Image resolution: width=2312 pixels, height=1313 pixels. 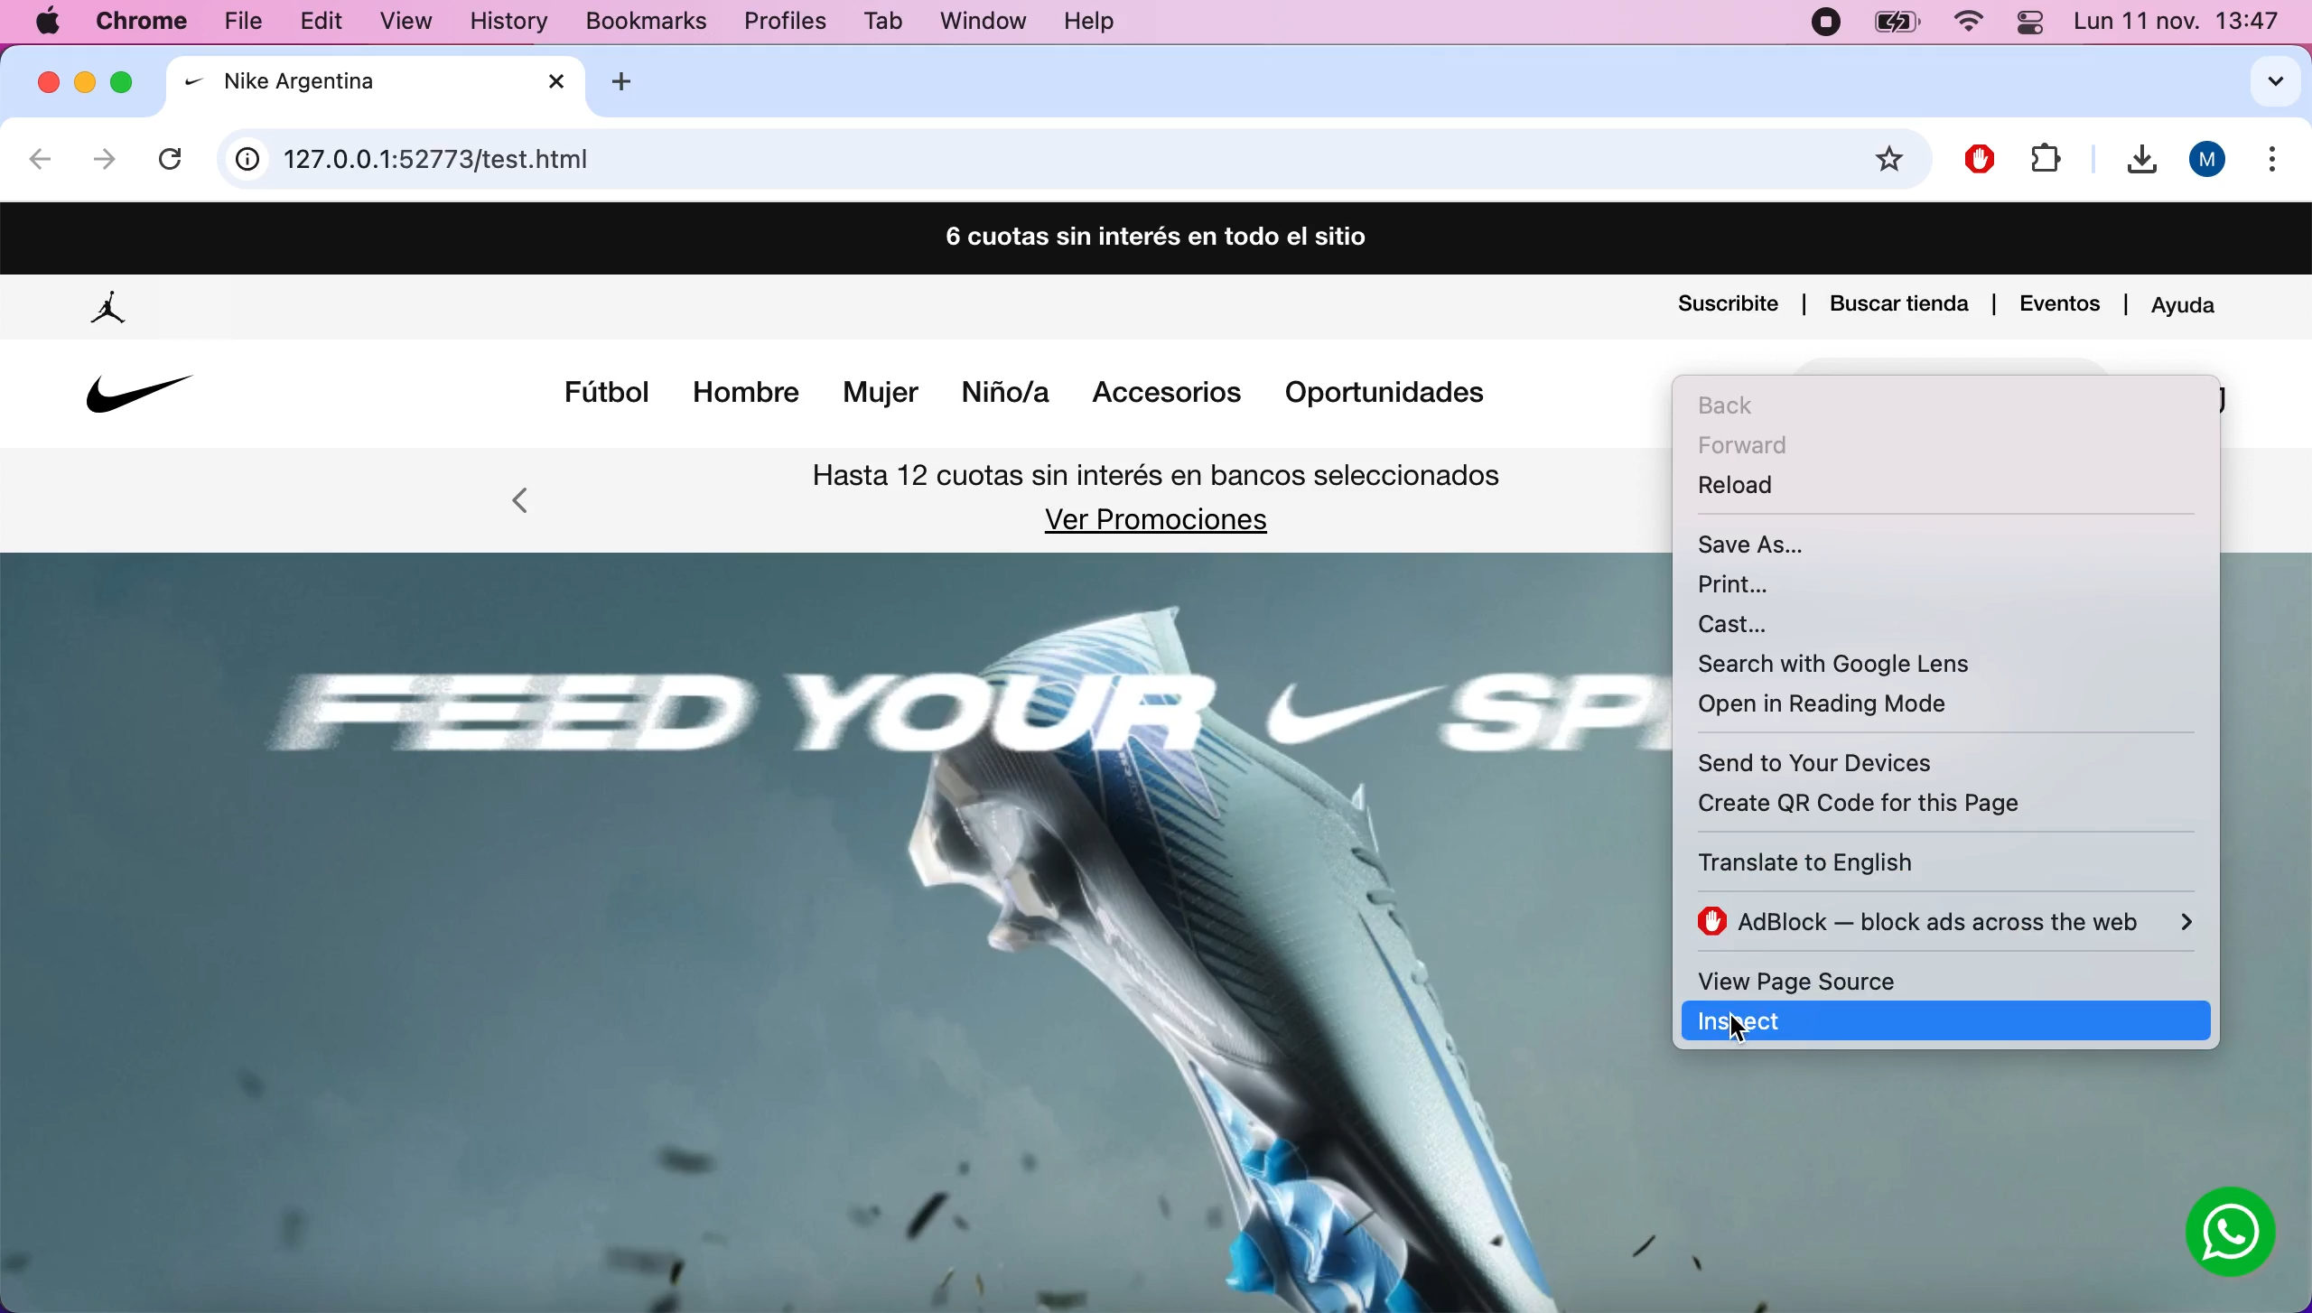 I want to click on Website Menu, so click(x=1027, y=397).